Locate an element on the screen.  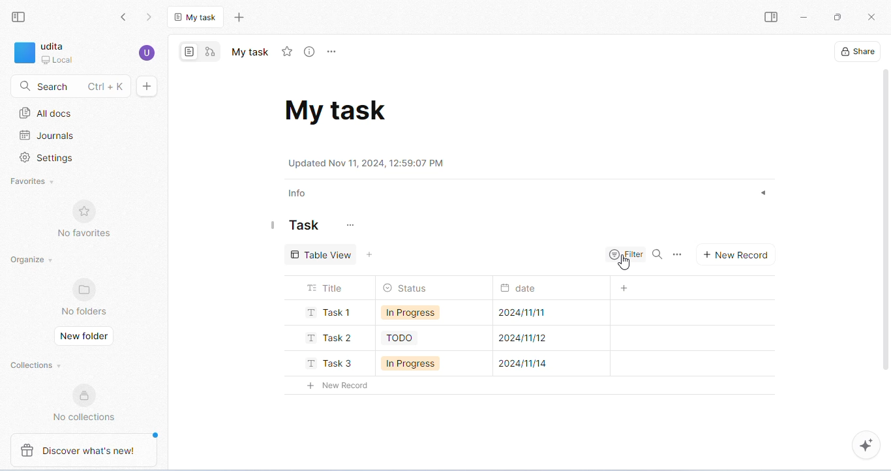
search is located at coordinates (661, 255).